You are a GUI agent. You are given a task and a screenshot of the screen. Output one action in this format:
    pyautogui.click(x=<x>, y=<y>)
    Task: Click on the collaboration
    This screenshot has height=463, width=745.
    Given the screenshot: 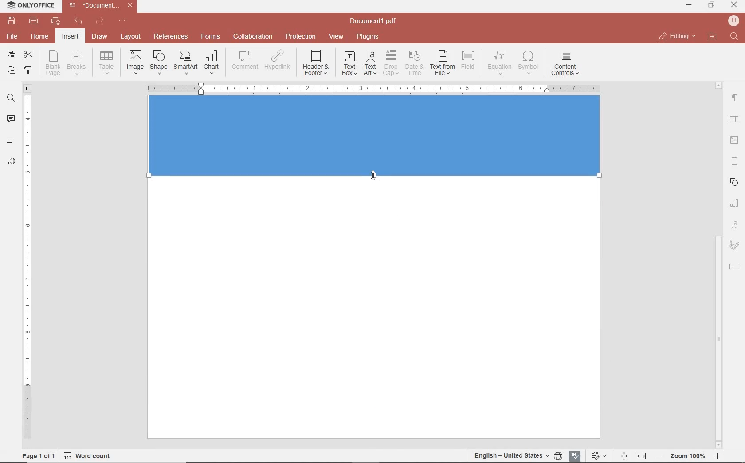 What is the action you would take?
    pyautogui.click(x=253, y=37)
    